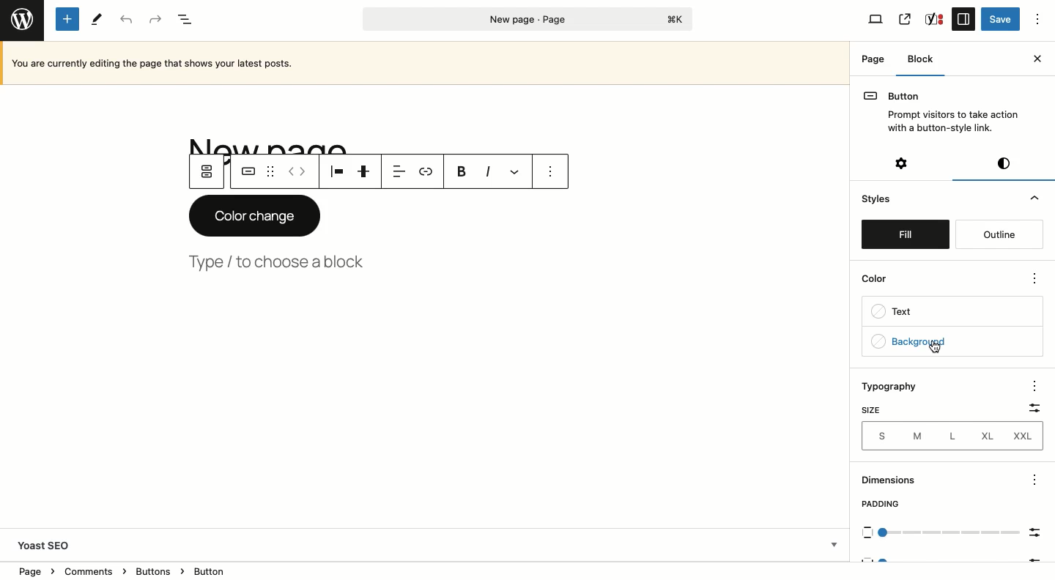 This screenshot has height=580, width=1055. I want to click on Padding, so click(883, 503).